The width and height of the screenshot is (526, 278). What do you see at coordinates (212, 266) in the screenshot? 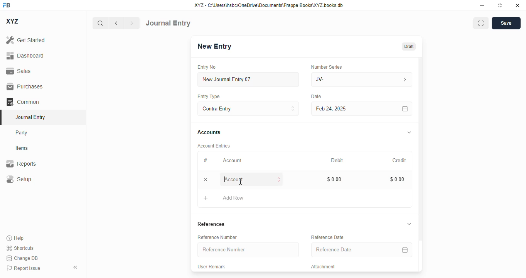
I see `user remark` at bounding box center [212, 266].